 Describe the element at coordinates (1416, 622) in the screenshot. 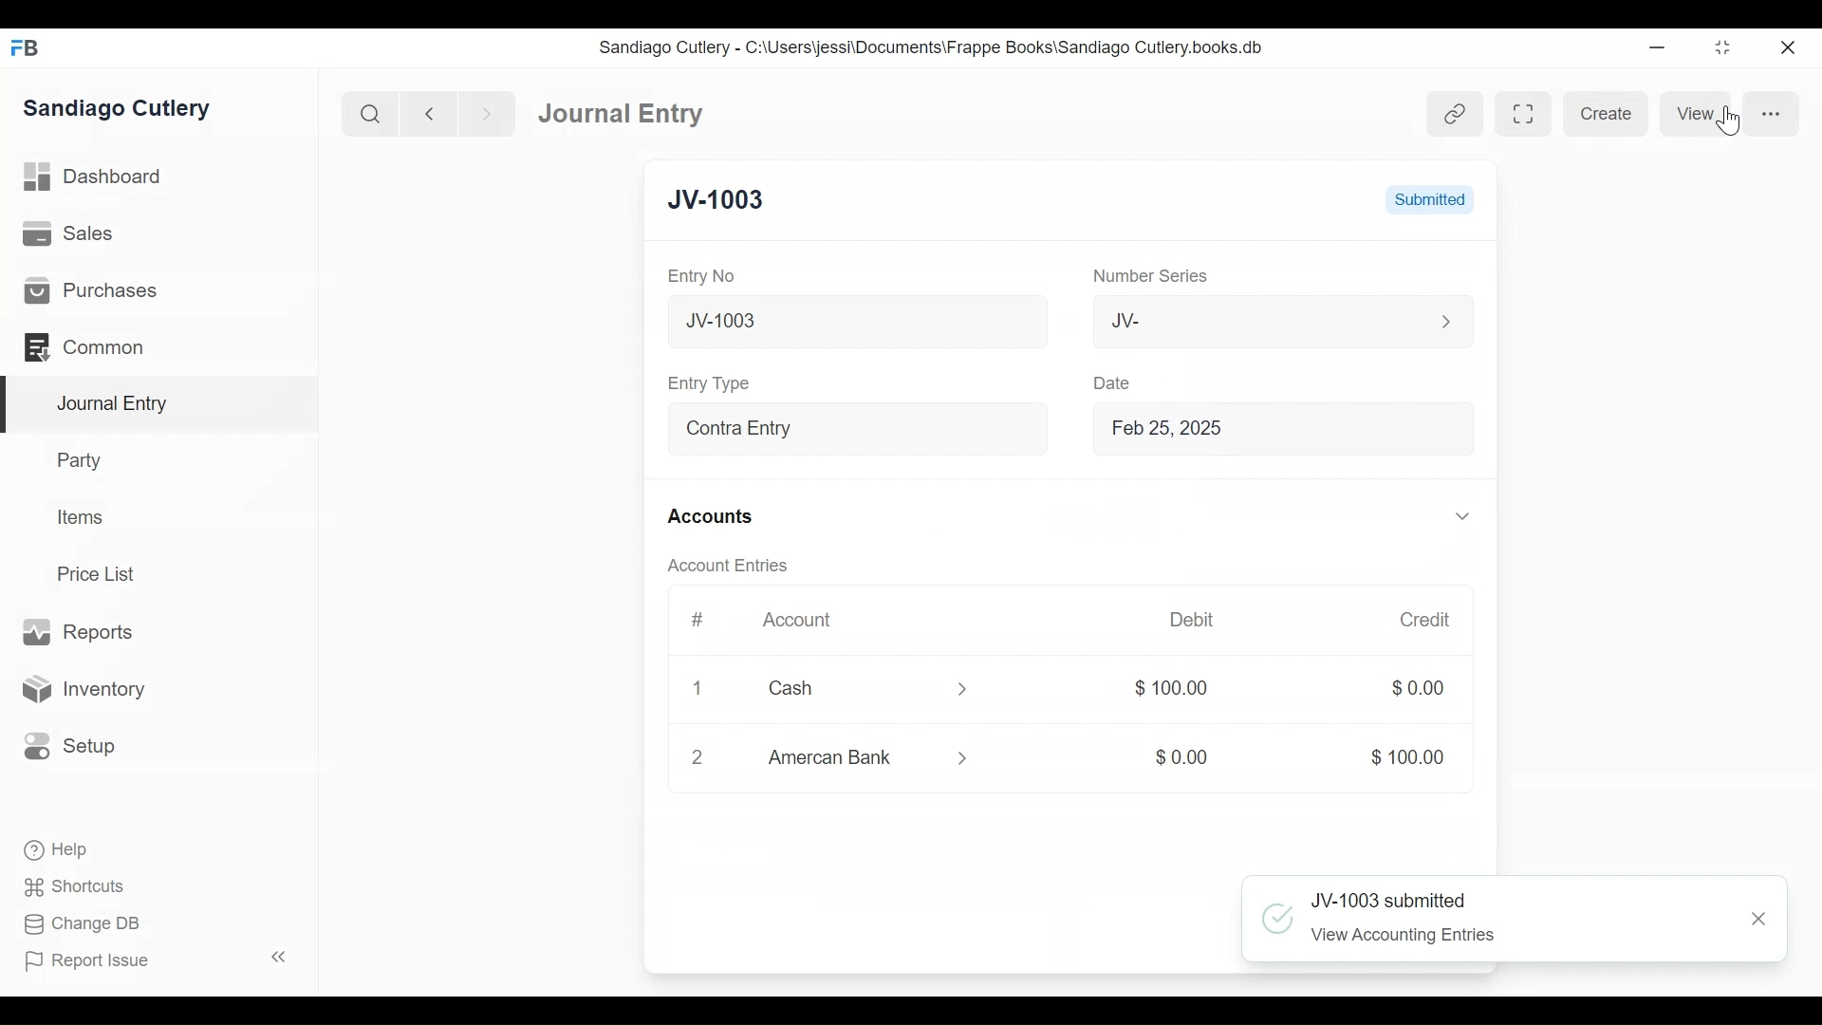

I see `Credit` at that location.